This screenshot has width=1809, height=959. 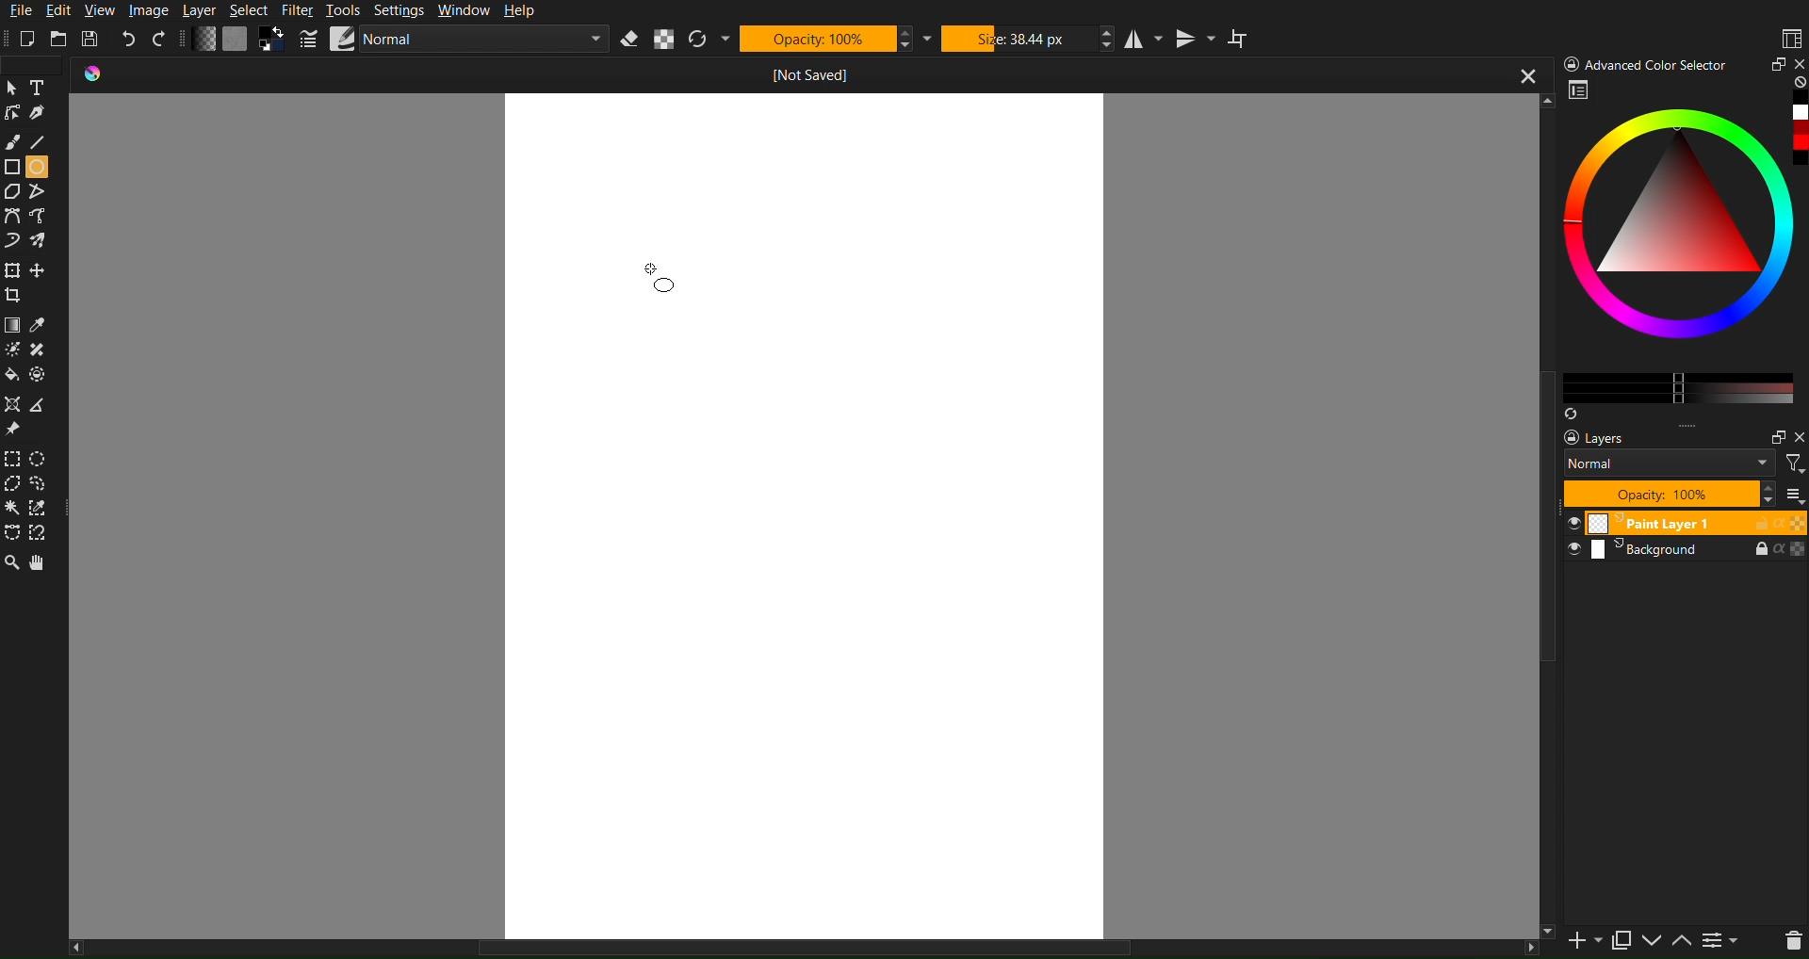 I want to click on , so click(x=1798, y=436).